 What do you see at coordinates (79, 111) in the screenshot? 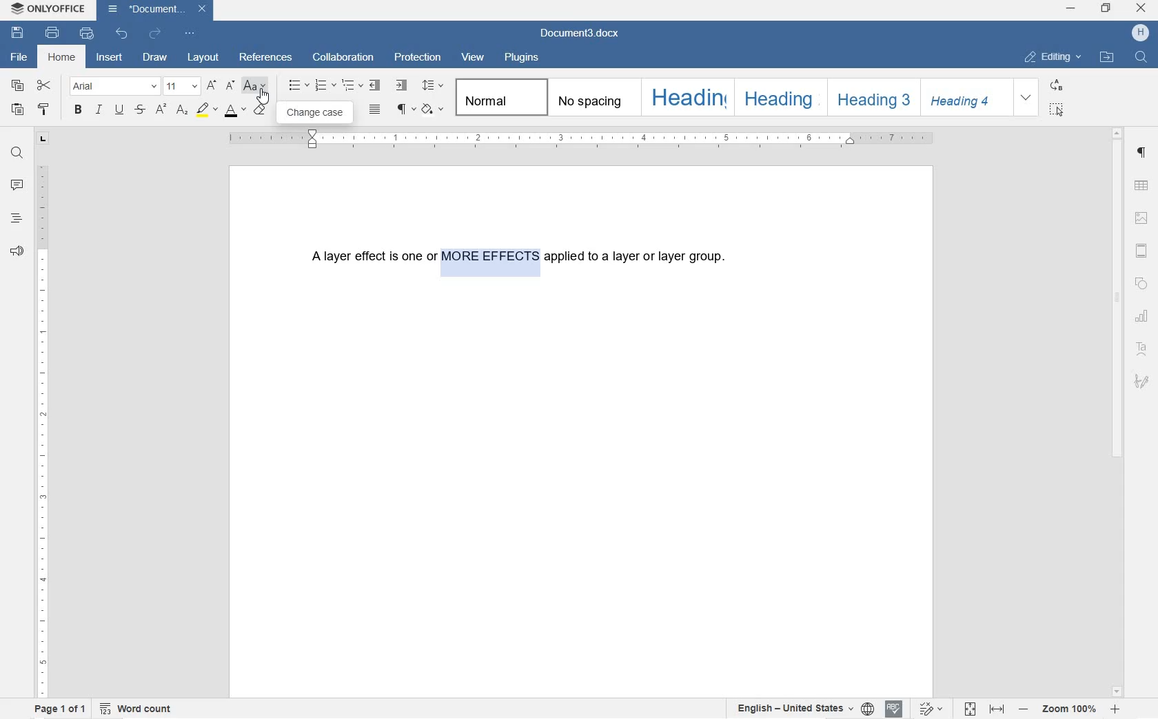
I see `BOLD` at bounding box center [79, 111].